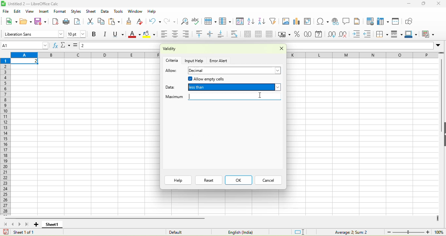 Image resolution: width=446 pixels, height=236 pixels. I want to click on italics, so click(107, 34).